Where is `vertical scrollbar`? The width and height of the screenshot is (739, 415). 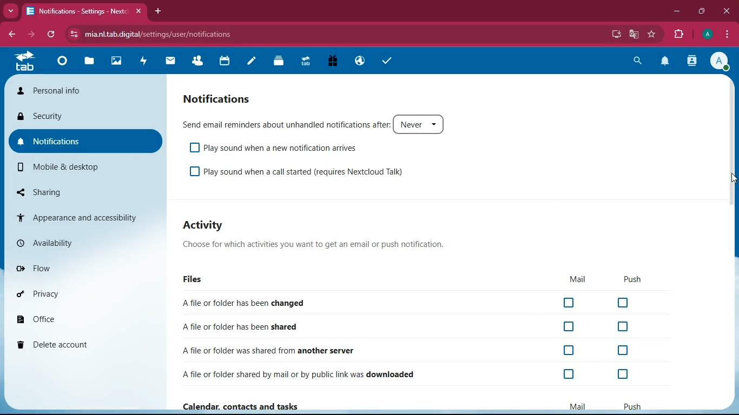 vertical scrollbar is located at coordinates (733, 142).